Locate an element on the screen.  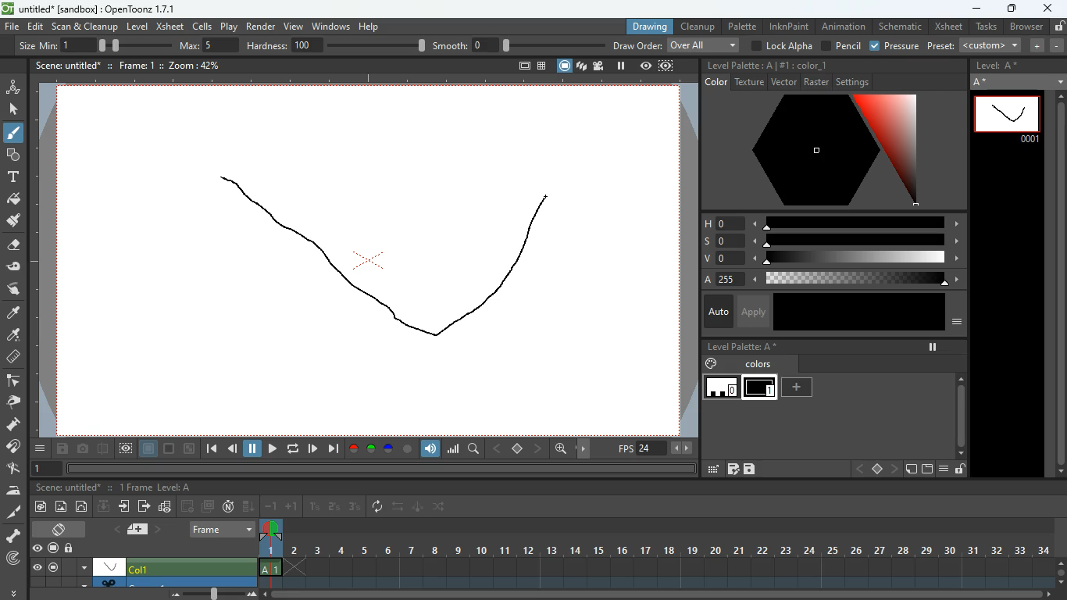
frame is located at coordinates (130, 64).